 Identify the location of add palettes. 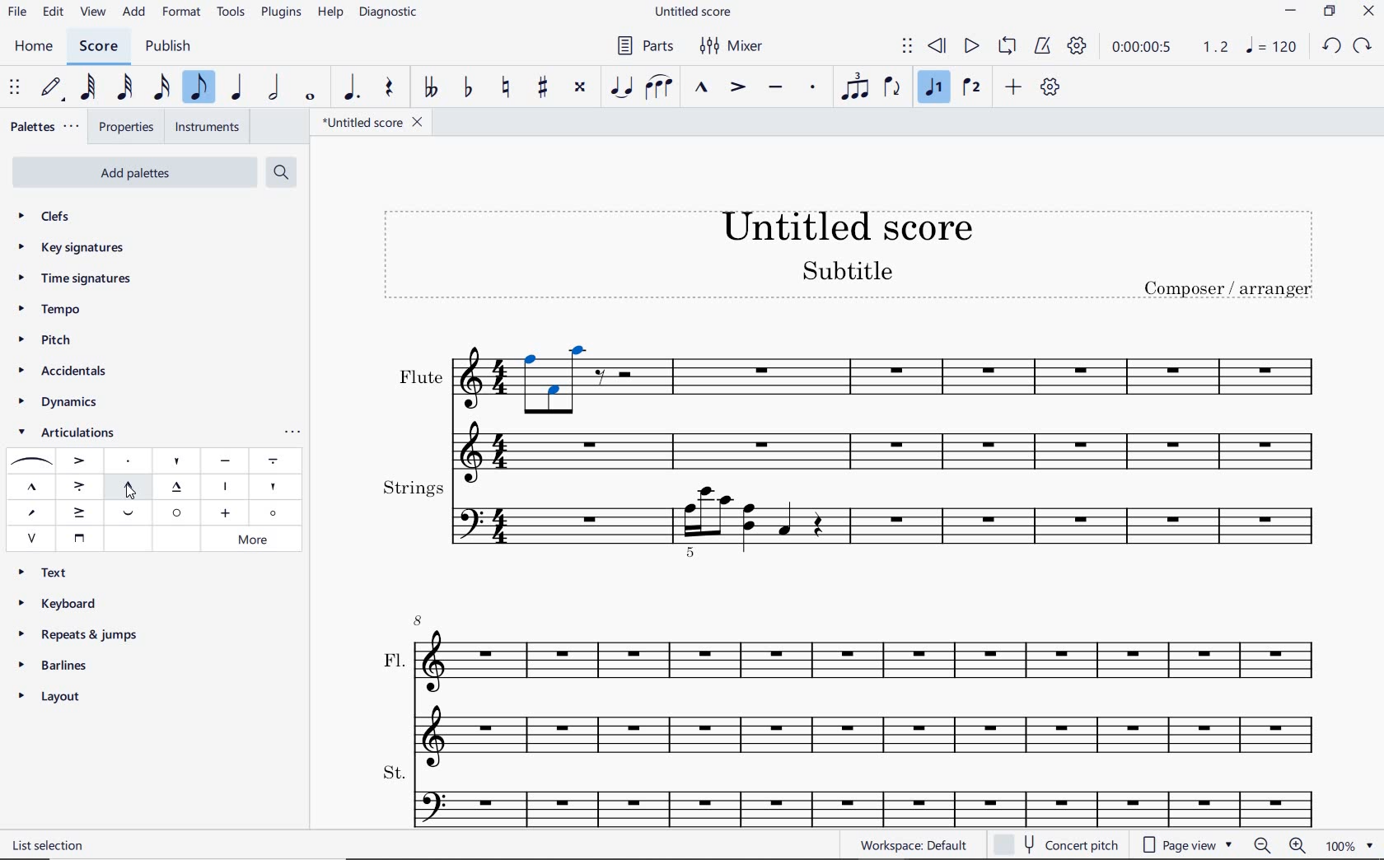
(141, 171).